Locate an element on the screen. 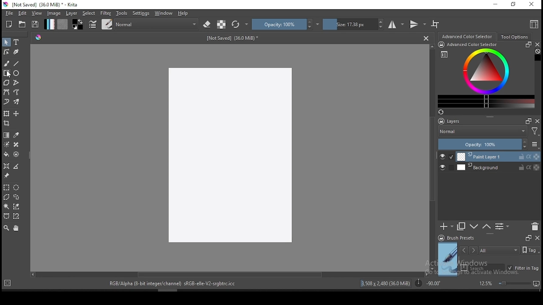  layer visibility on/off is located at coordinates (445, 168).